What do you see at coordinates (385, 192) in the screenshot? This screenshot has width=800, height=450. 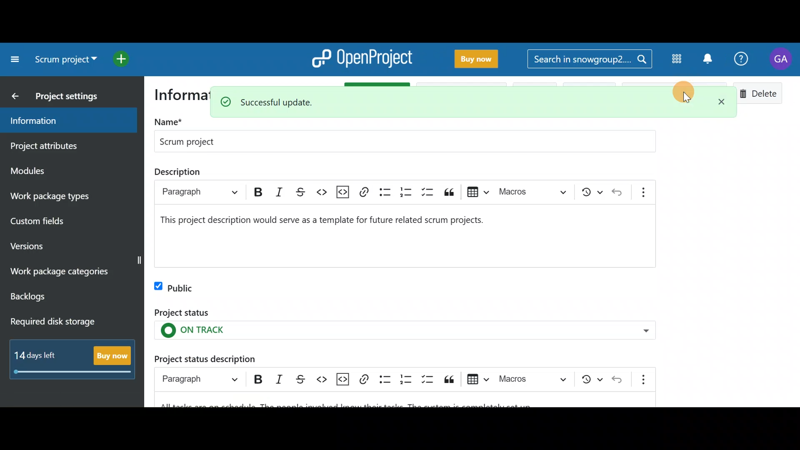 I see `bulleted list` at bounding box center [385, 192].